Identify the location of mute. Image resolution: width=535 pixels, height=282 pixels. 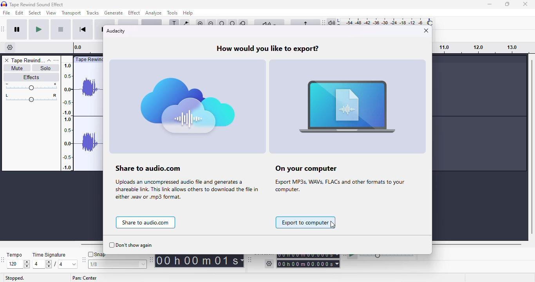
(16, 68).